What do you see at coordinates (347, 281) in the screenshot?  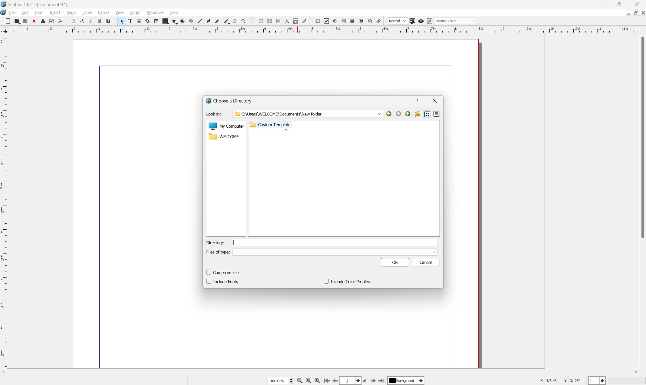 I see `include color profiles` at bounding box center [347, 281].